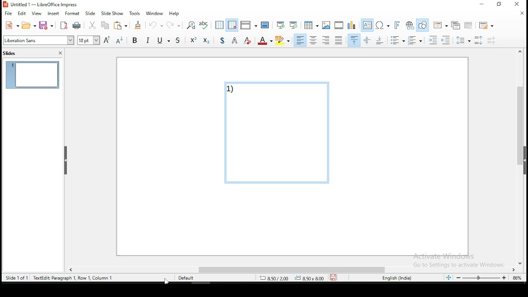 The width and height of the screenshot is (528, 297). Describe the element at coordinates (266, 26) in the screenshot. I see `master slide` at that location.